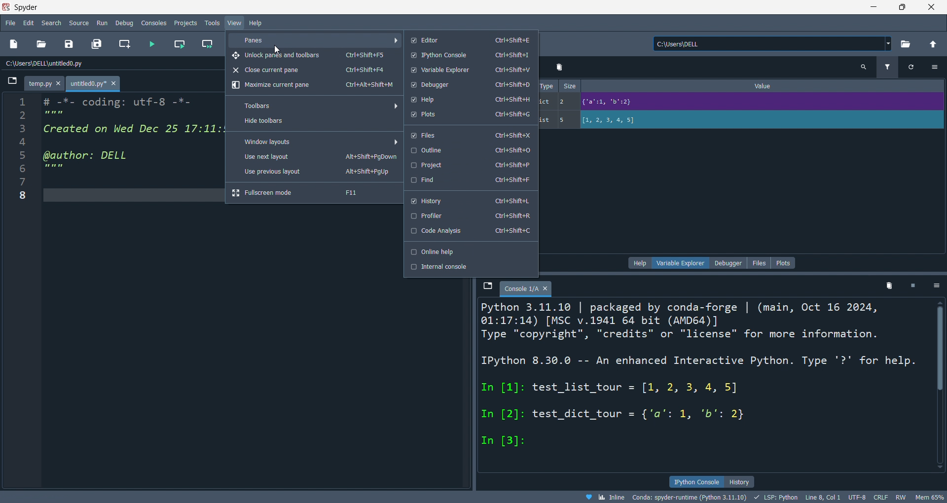  What do you see at coordinates (639, 262) in the screenshot?
I see `help` at bounding box center [639, 262].